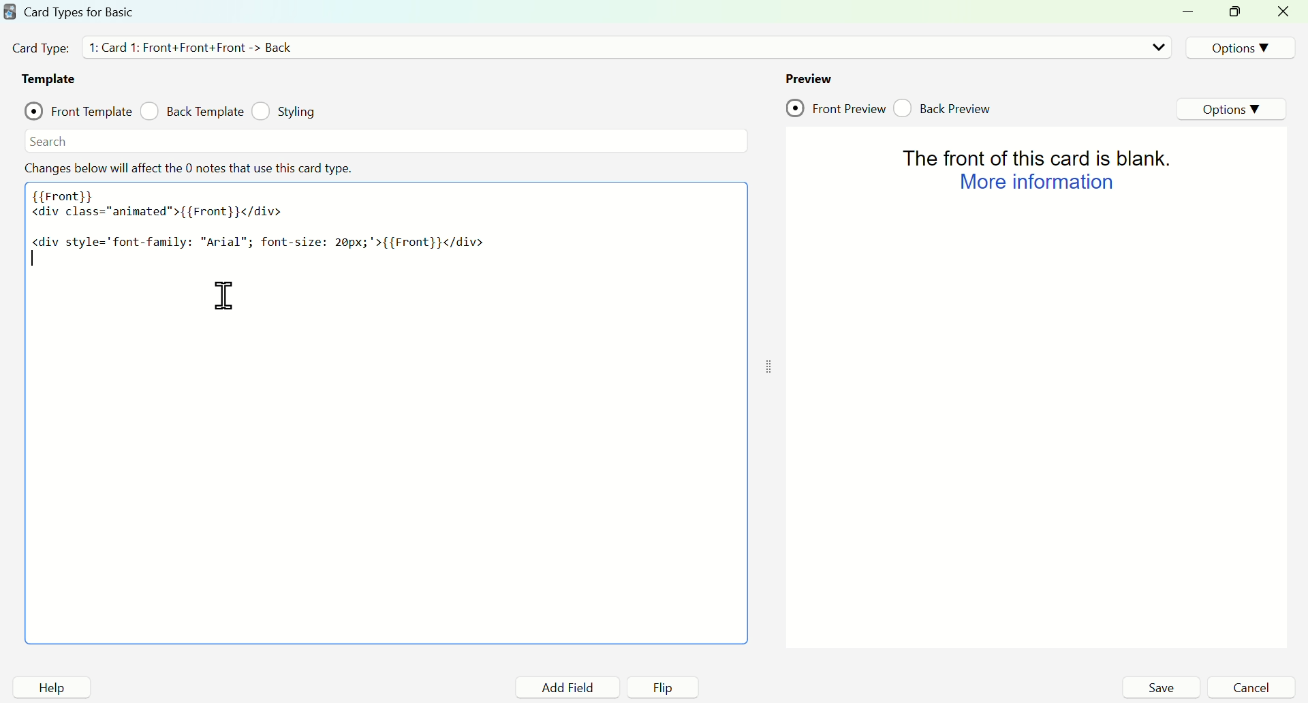 This screenshot has width=1308, height=703. Describe the element at coordinates (191, 111) in the screenshot. I see `Back Template` at that location.